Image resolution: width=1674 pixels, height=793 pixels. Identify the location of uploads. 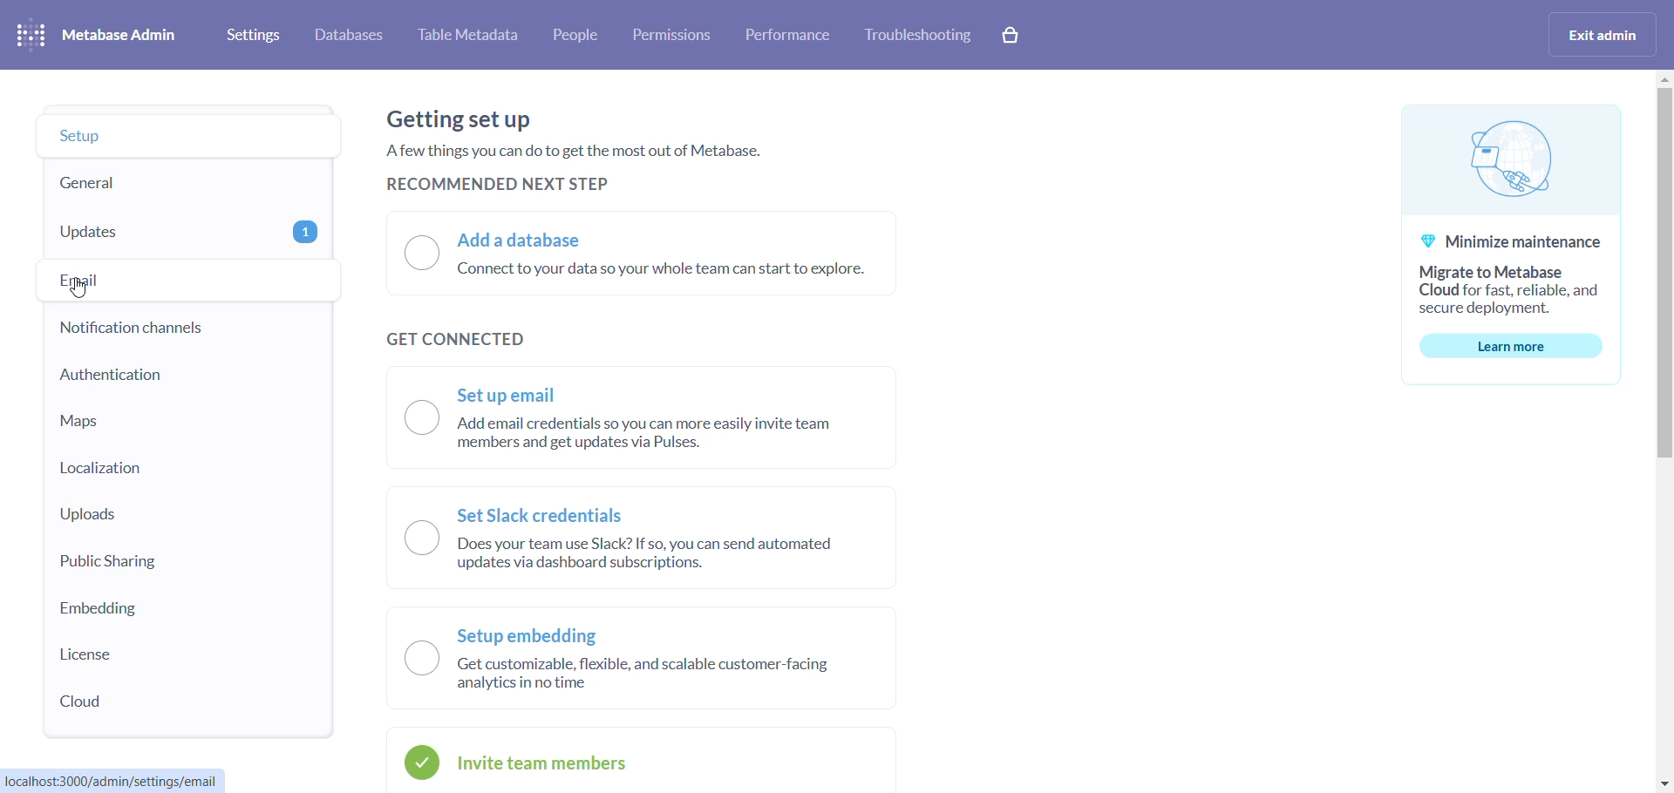
(155, 514).